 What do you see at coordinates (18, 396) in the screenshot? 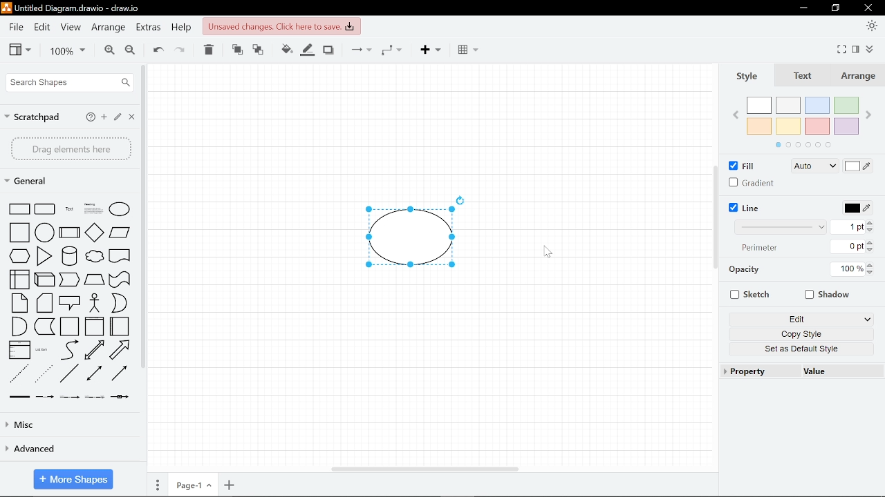
I see `link` at bounding box center [18, 396].